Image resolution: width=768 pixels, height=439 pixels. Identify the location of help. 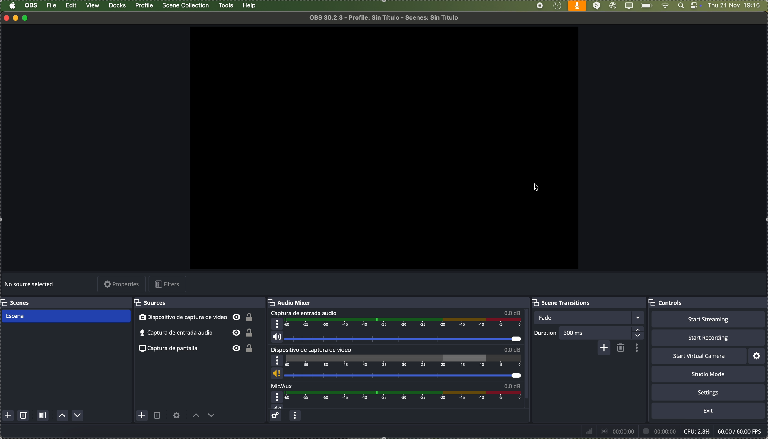
(249, 6).